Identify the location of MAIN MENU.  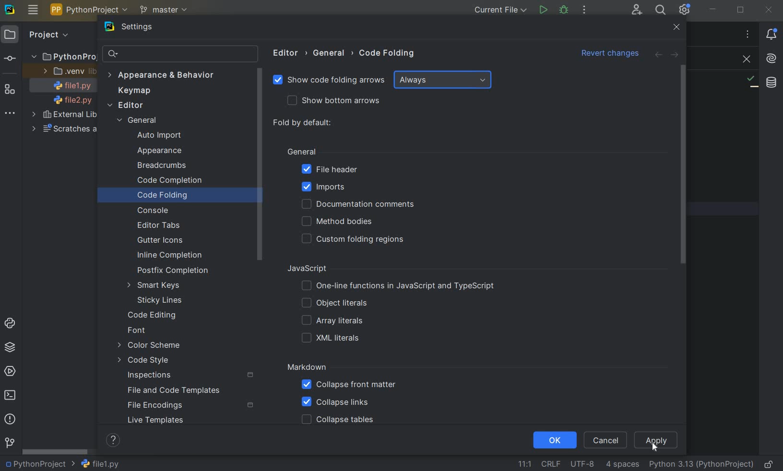
(33, 10).